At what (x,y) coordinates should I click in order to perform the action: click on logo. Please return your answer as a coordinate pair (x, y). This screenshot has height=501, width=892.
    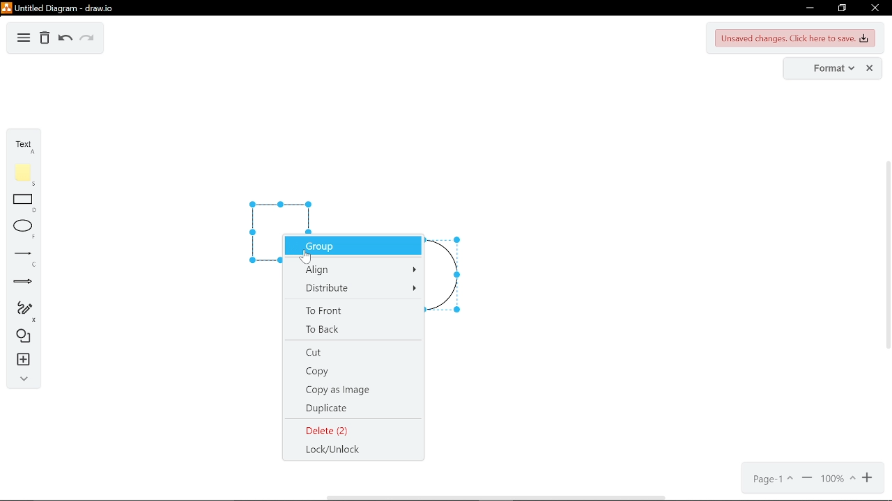
    Looking at the image, I should click on (6, 7).